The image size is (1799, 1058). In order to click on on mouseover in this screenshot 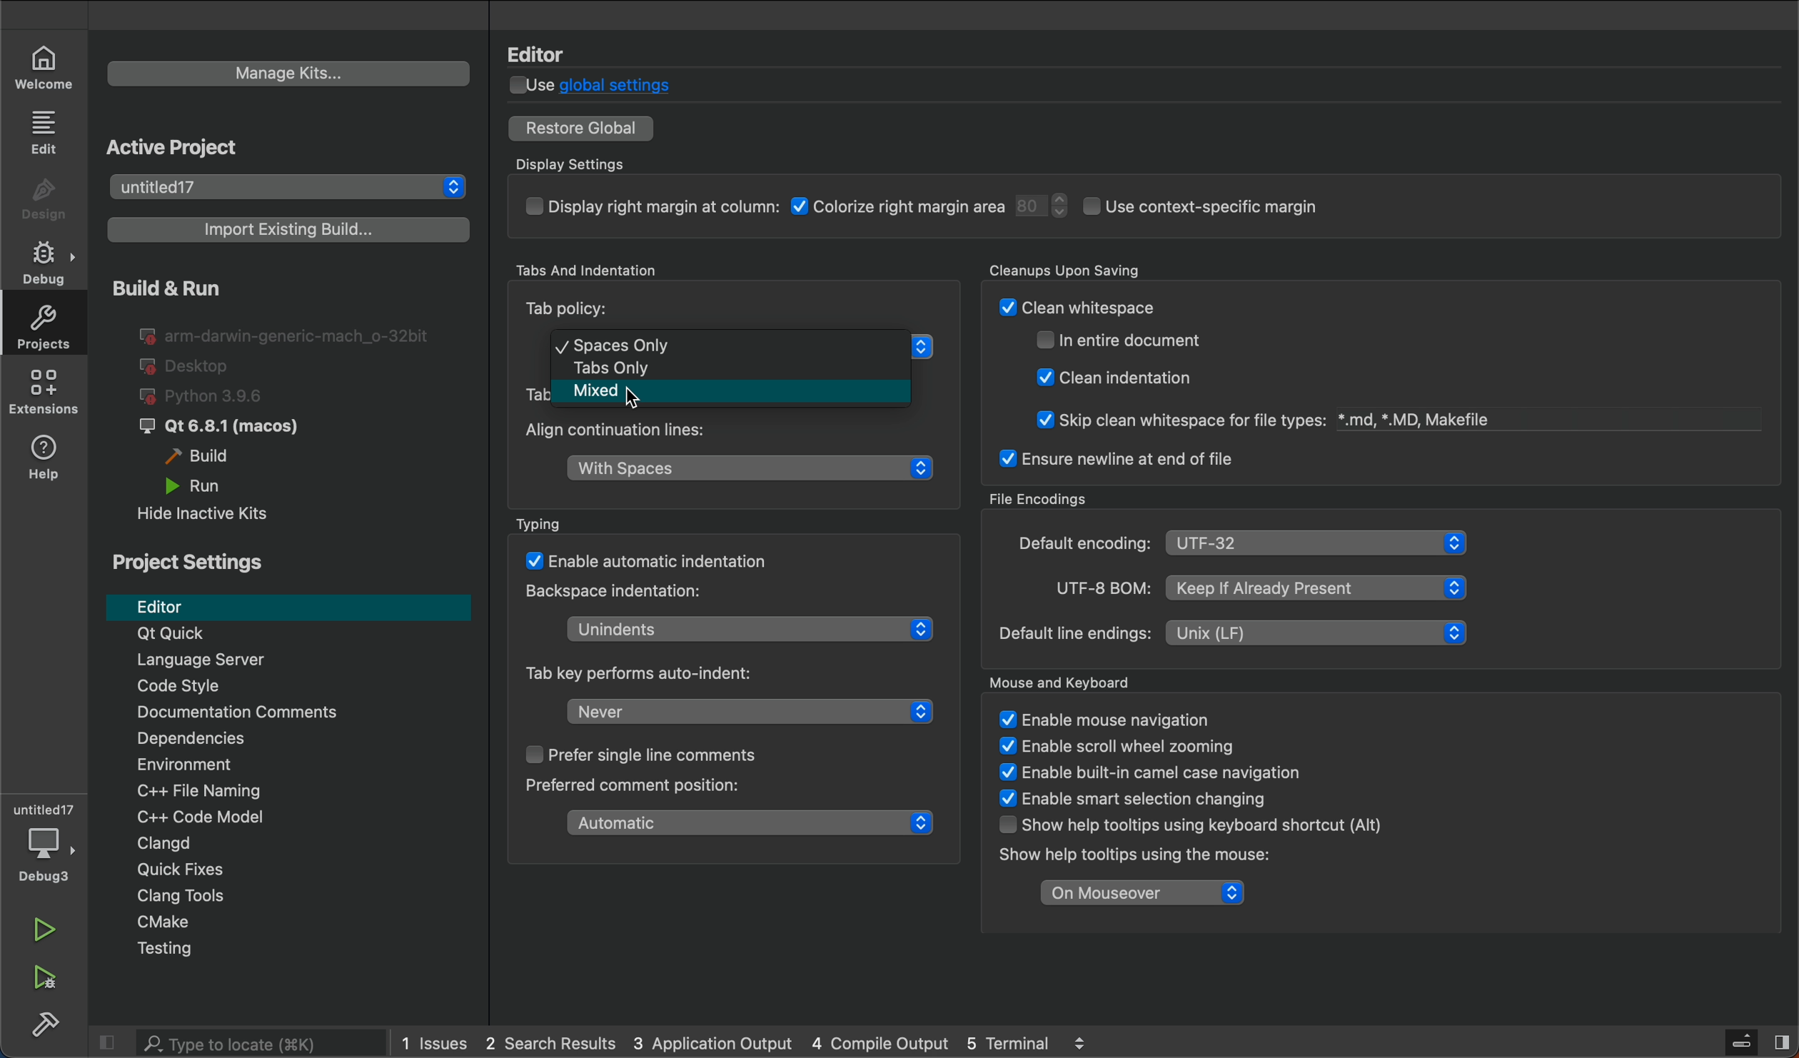, I will do `click(1138, 892)`.